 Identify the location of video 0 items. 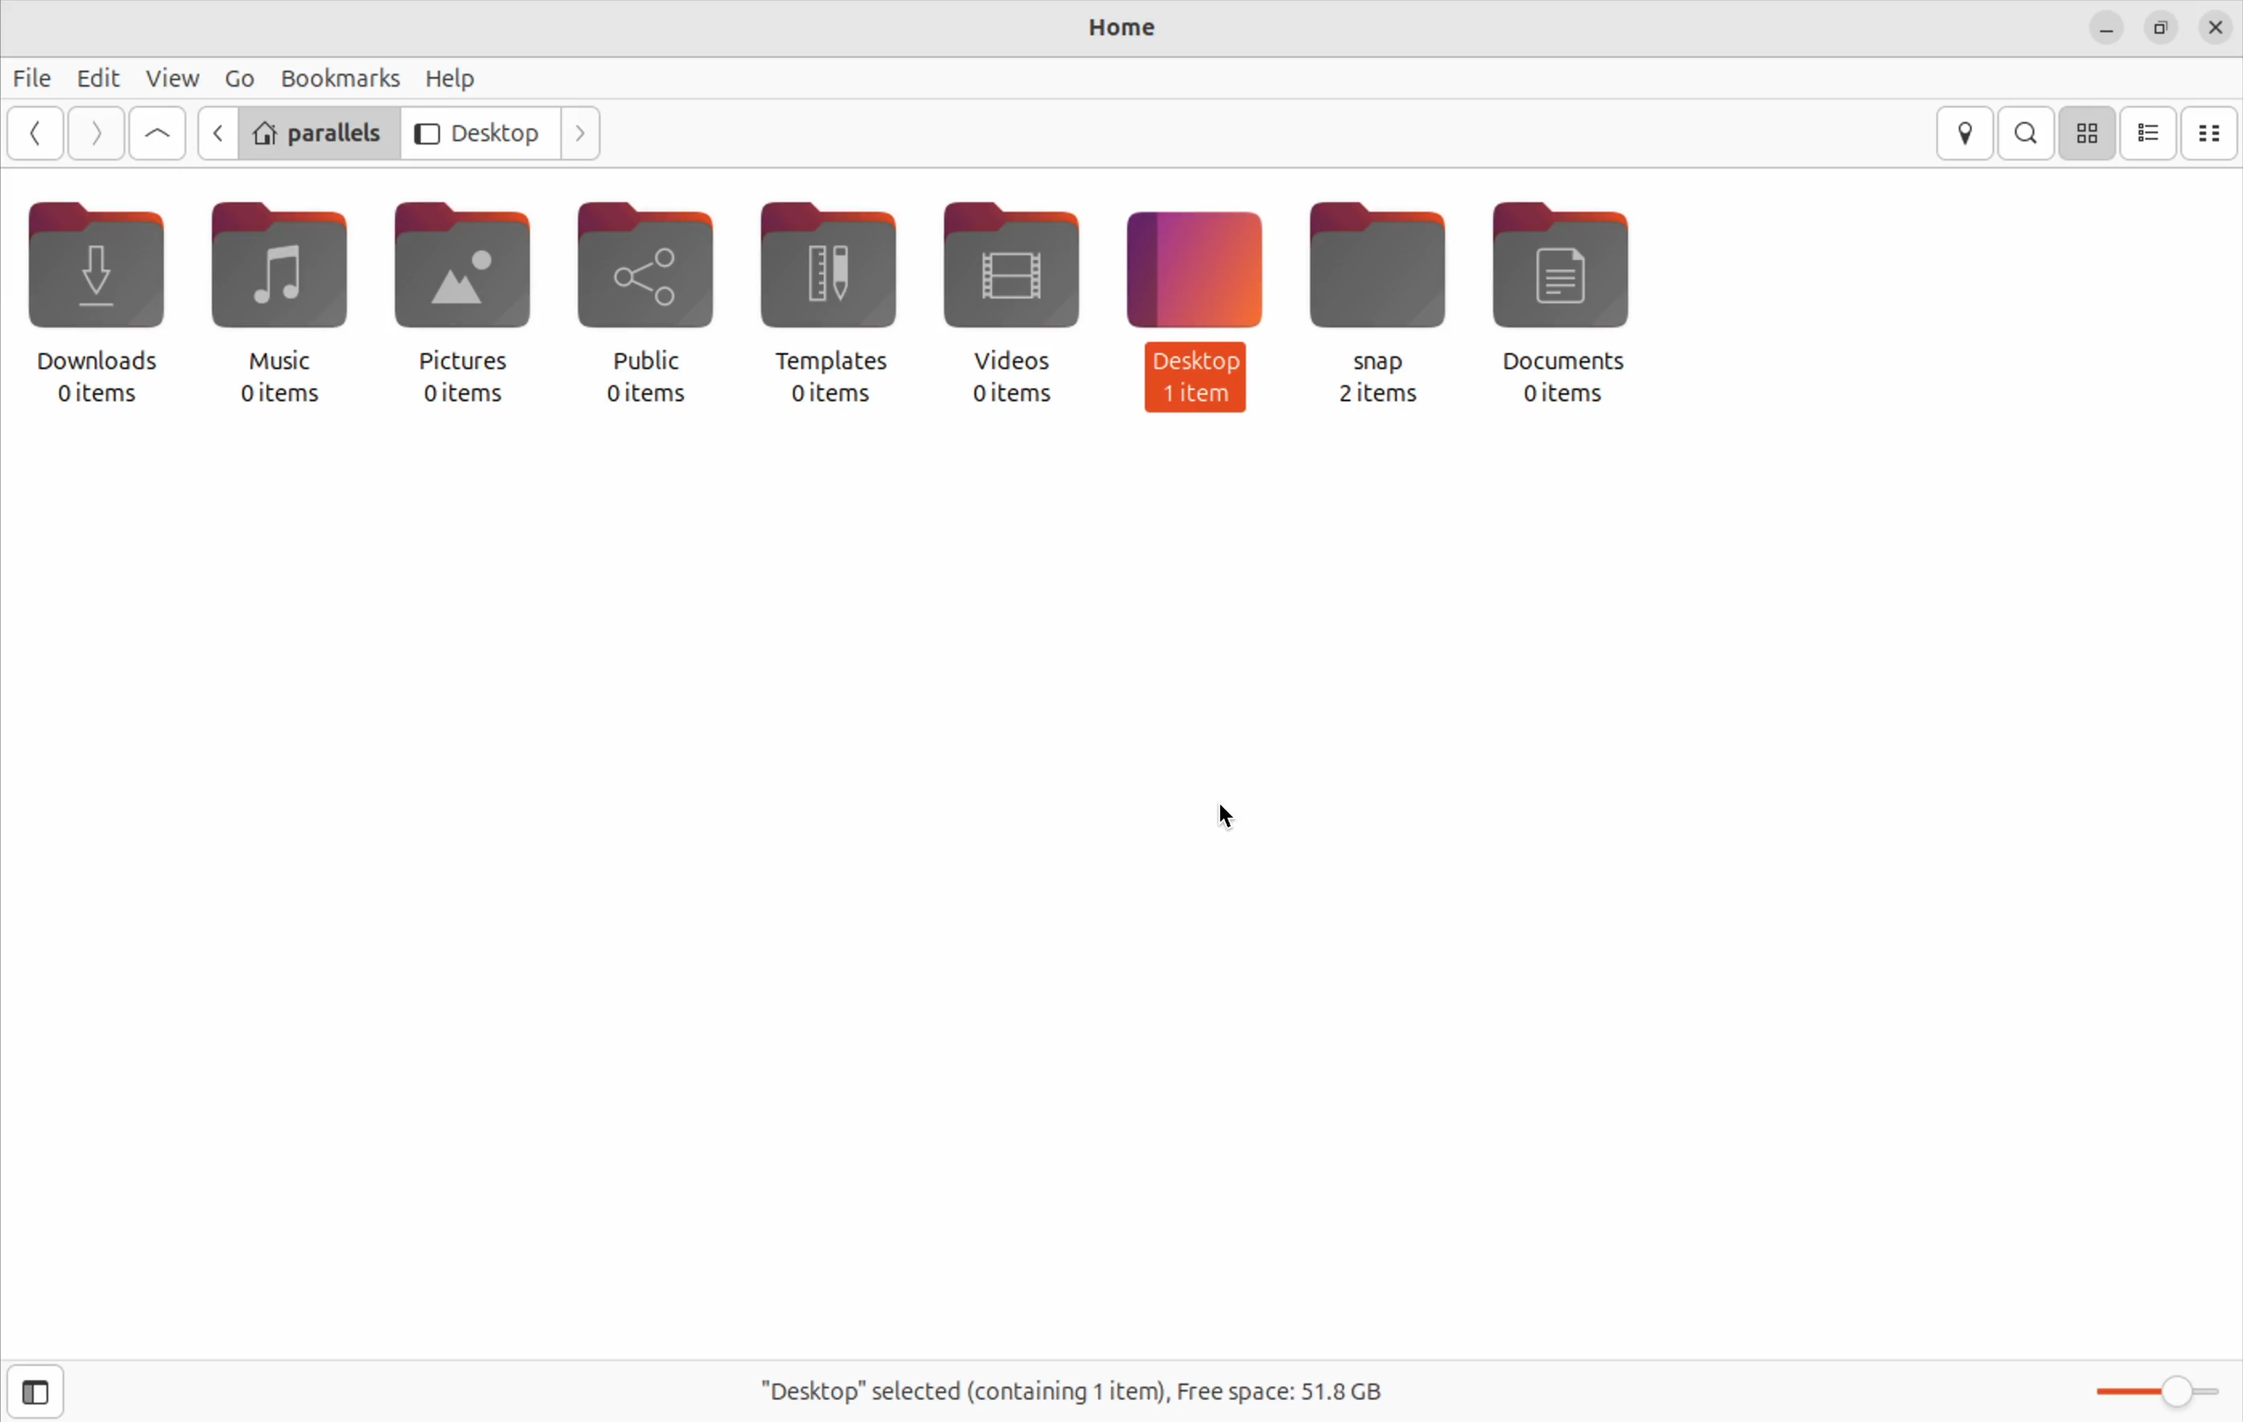
(1020, 304).